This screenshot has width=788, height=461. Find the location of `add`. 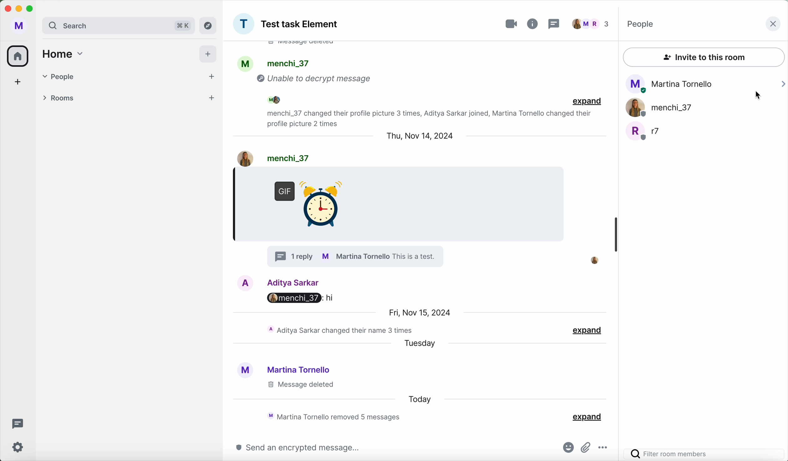

add is located at coordinates (211, 98).